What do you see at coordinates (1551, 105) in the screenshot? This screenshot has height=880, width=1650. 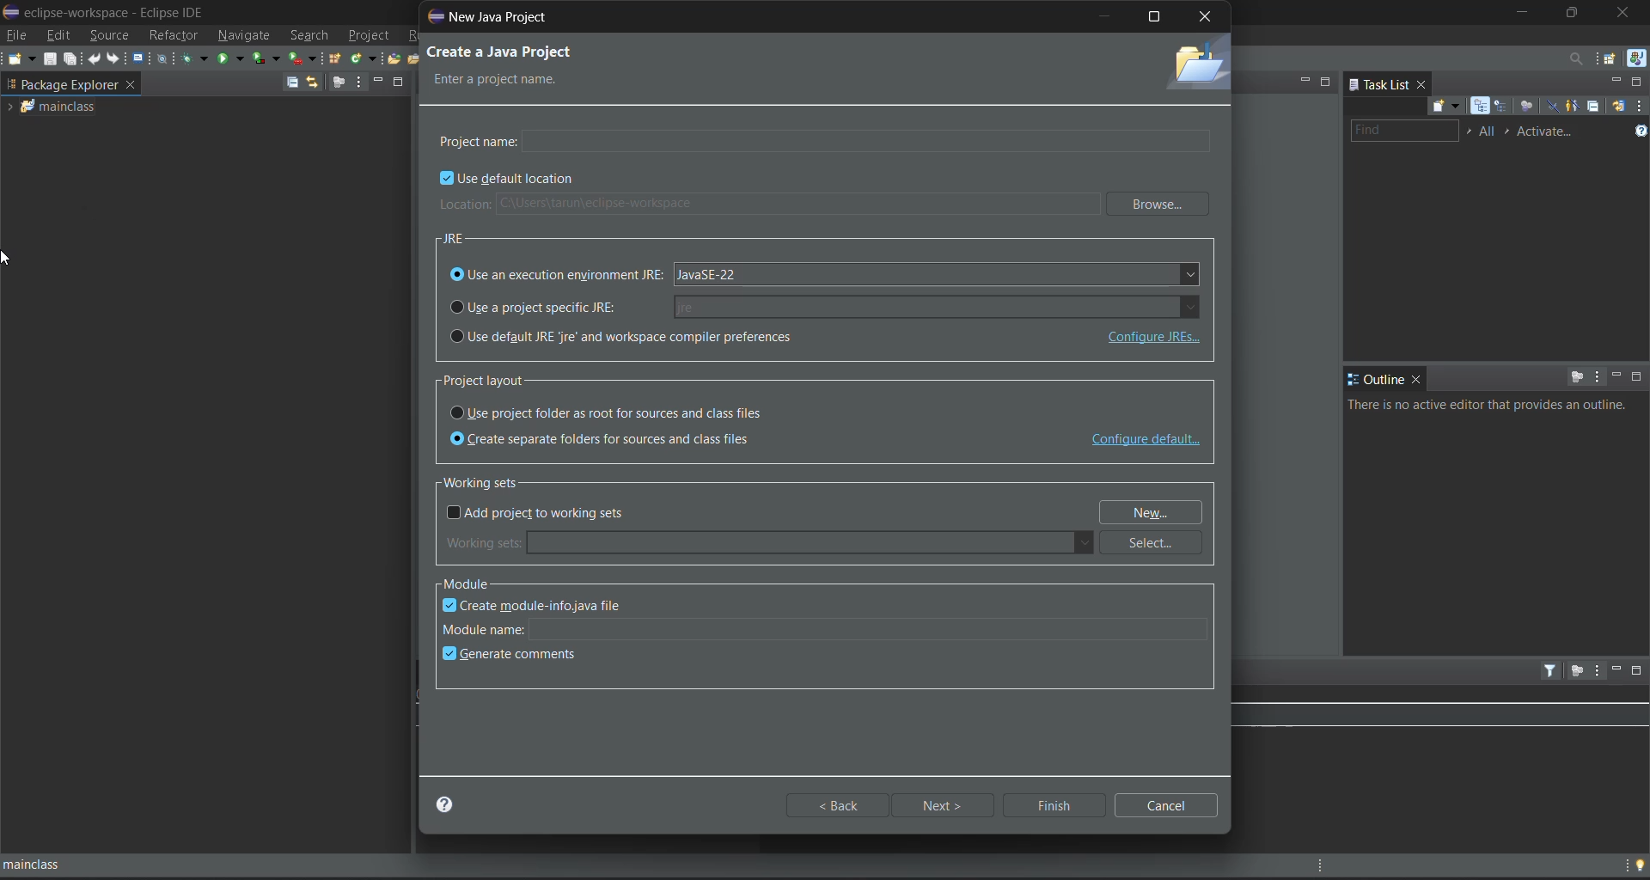 I see `hide completed tasks` at bounding box center [1551, 105].